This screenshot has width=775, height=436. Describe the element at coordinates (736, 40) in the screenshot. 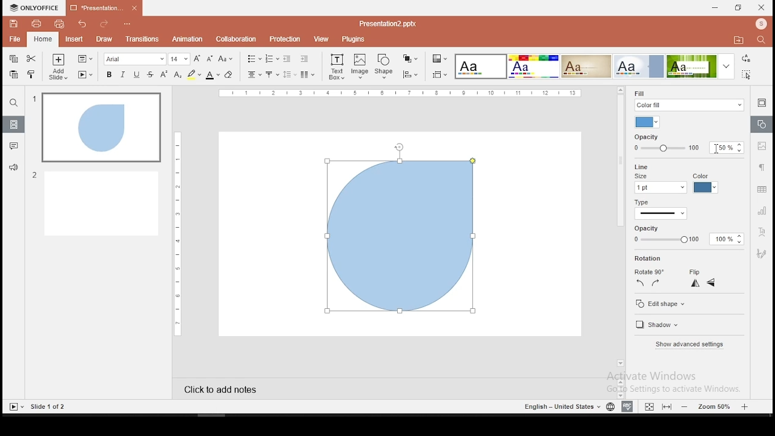

I see `open file location` at that location.